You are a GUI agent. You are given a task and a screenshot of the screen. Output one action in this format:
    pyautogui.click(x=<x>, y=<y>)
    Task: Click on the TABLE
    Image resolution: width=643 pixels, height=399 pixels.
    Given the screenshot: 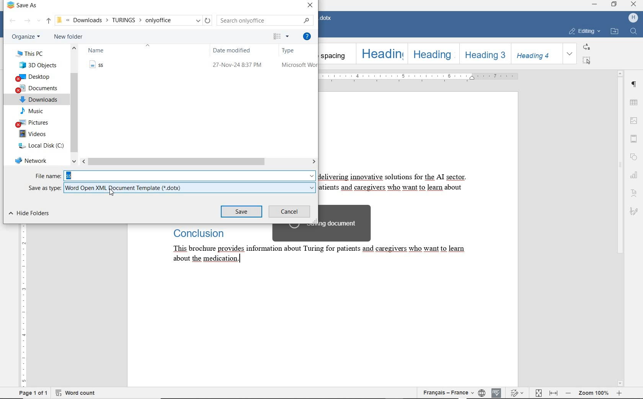 What is the action you would take?
    pyautogui.click(x=634, y=102)
    